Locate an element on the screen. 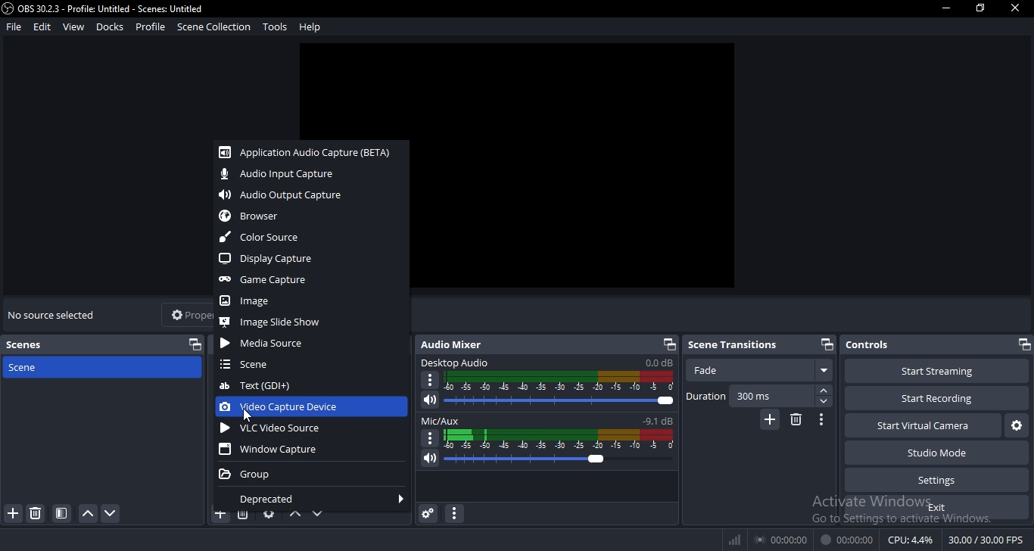  game capture is located at coordinates (276, 280).